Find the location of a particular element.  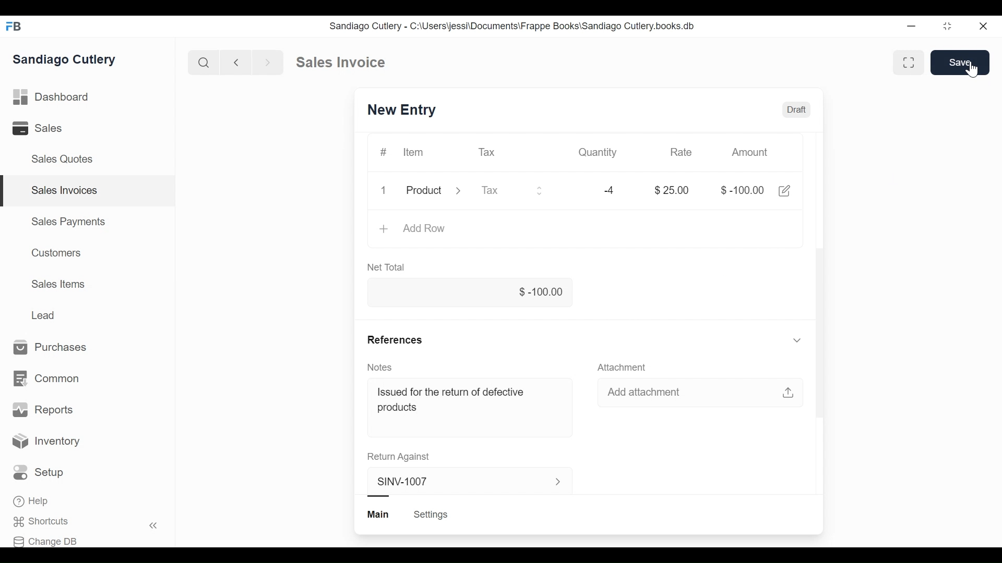

Purchases is located at coordinates (50, 347).